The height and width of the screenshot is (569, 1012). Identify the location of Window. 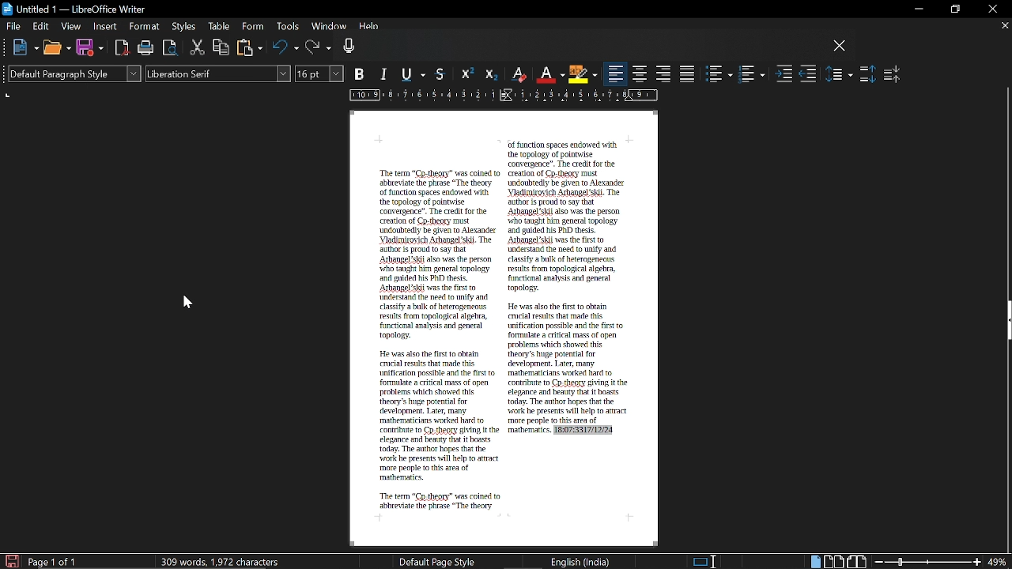
(327, 28).